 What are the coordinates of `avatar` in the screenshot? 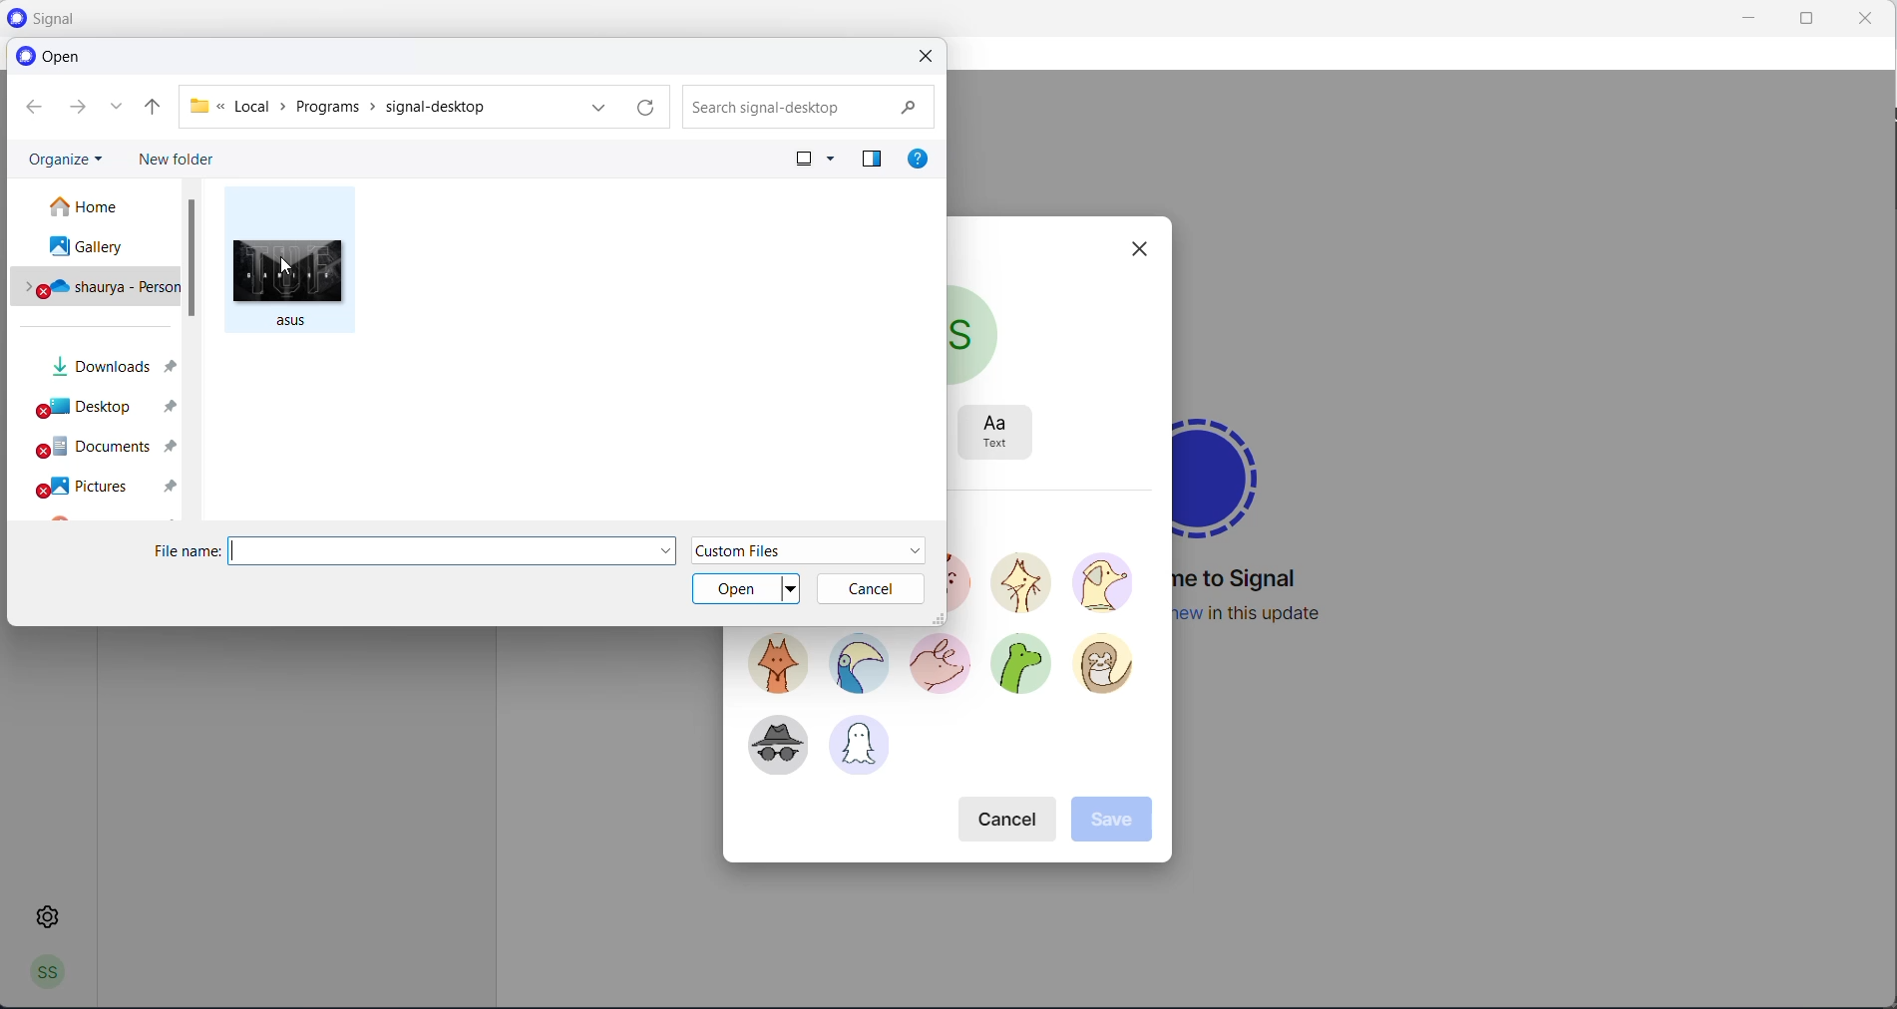 It's located at (1112, 582).